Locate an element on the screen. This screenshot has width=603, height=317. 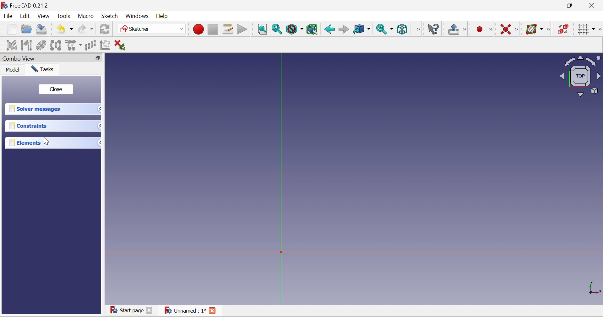
Macro recording is located at coordinates (198, 29).